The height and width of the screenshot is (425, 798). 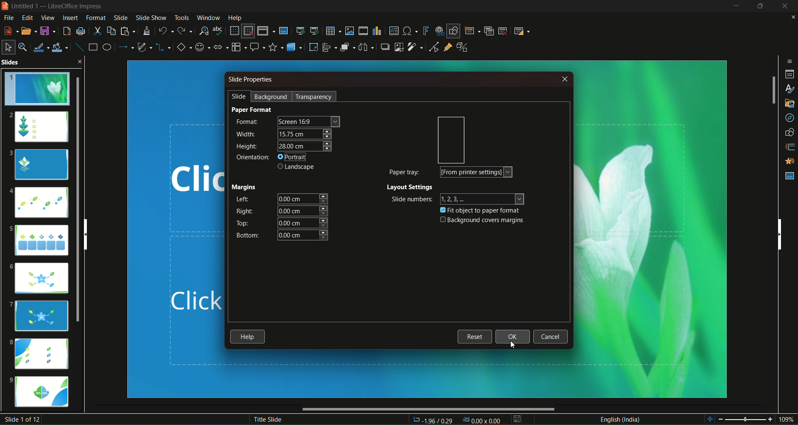 I want to click on show gluepoint function, so click(x=448, y=48).